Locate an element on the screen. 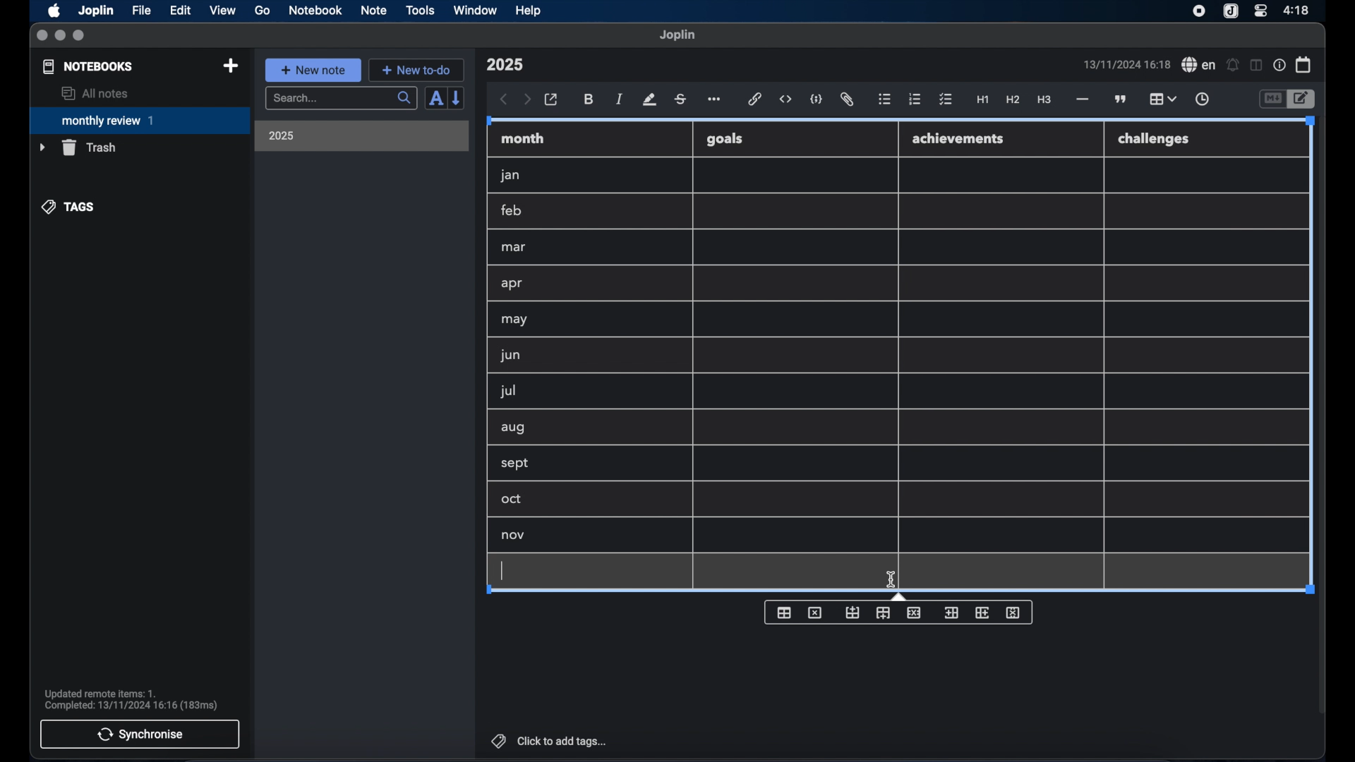  search bar is located at coordinates (341, 99).